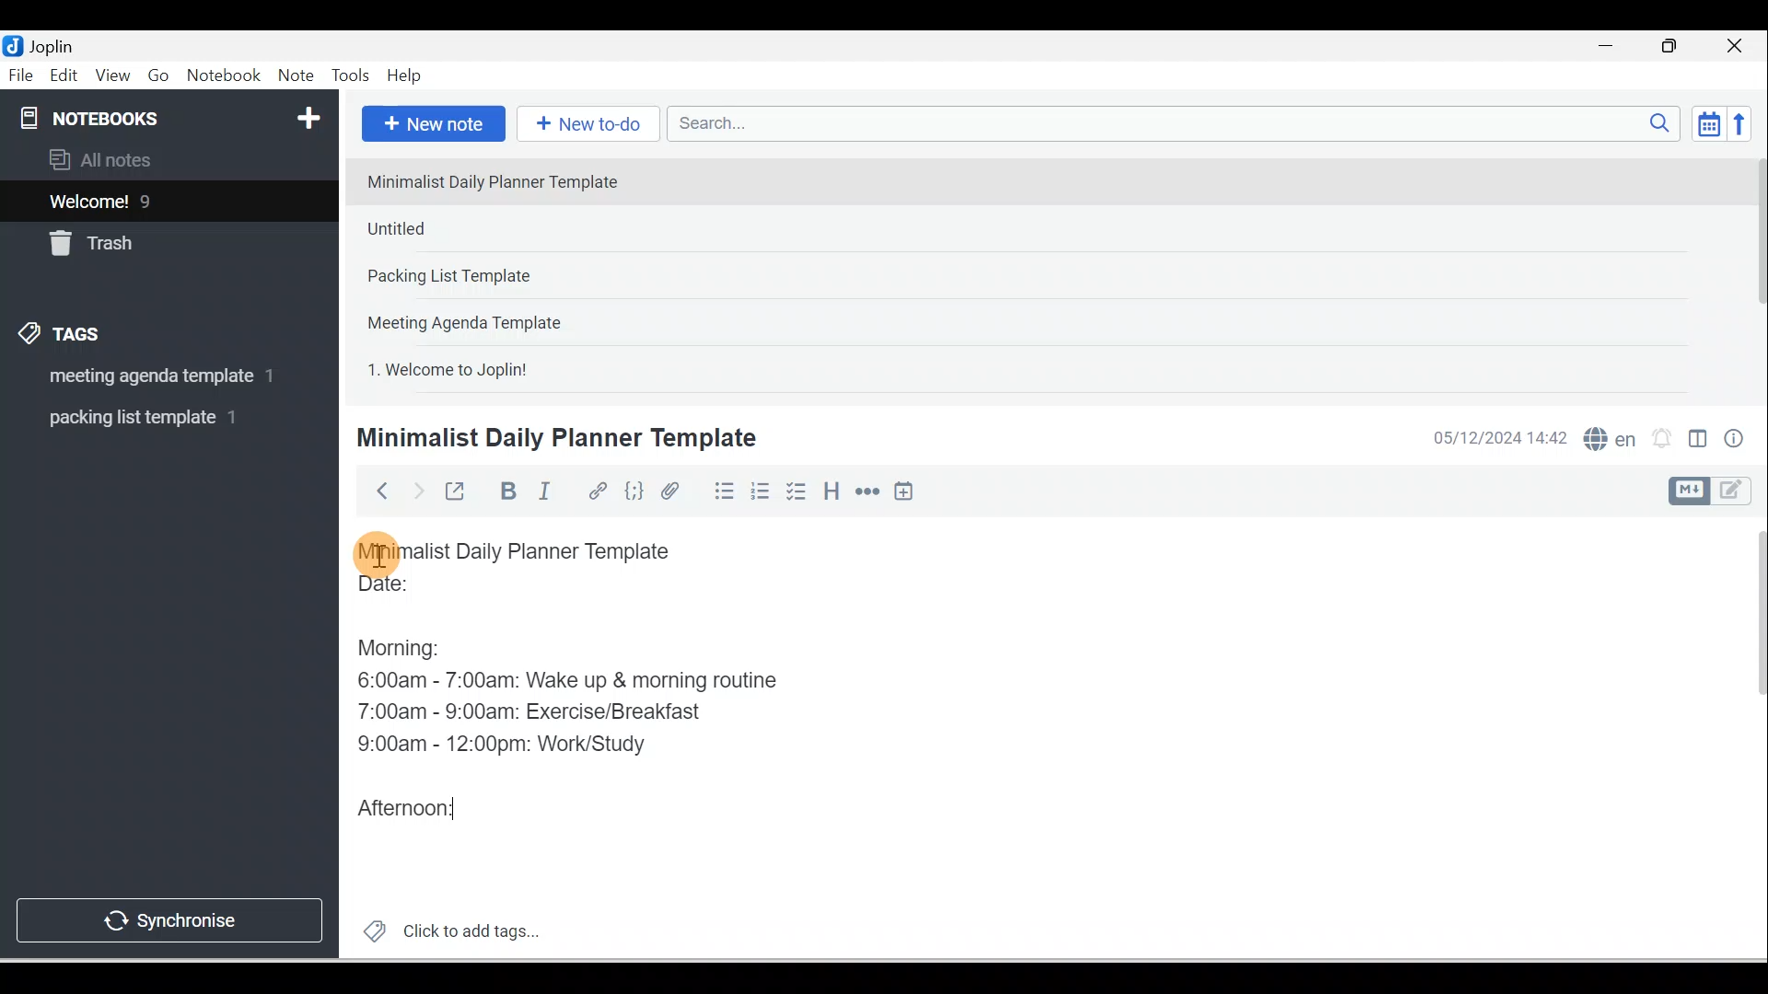 The image size is (1768, 994). Describe the element at coordinates (869, 491) in the screenshot. I see `Horizontal rule` at that location.